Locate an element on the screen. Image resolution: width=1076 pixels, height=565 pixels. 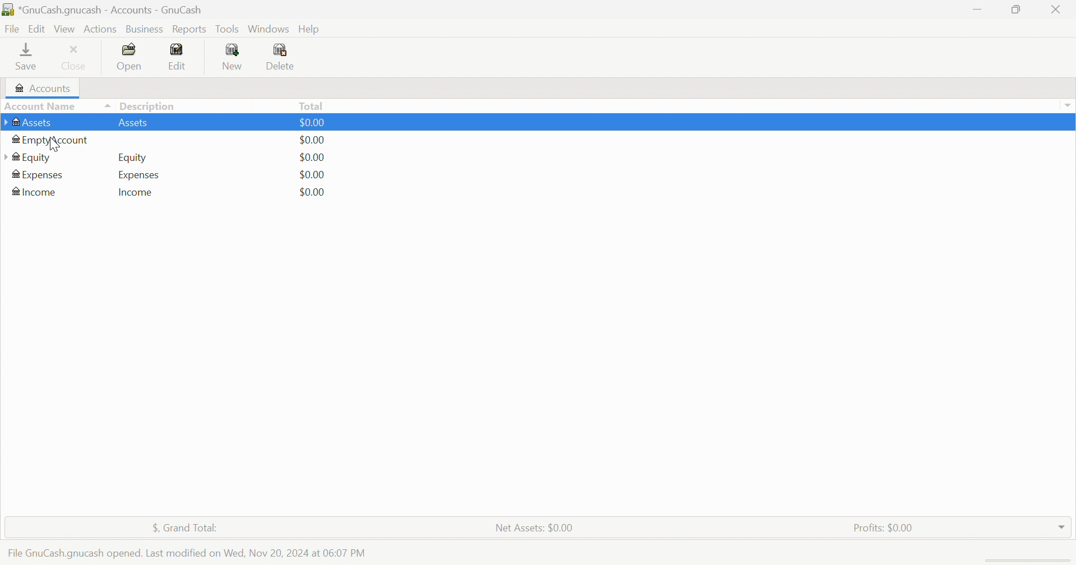
Restore Down is located at coordinates (1014, 8).